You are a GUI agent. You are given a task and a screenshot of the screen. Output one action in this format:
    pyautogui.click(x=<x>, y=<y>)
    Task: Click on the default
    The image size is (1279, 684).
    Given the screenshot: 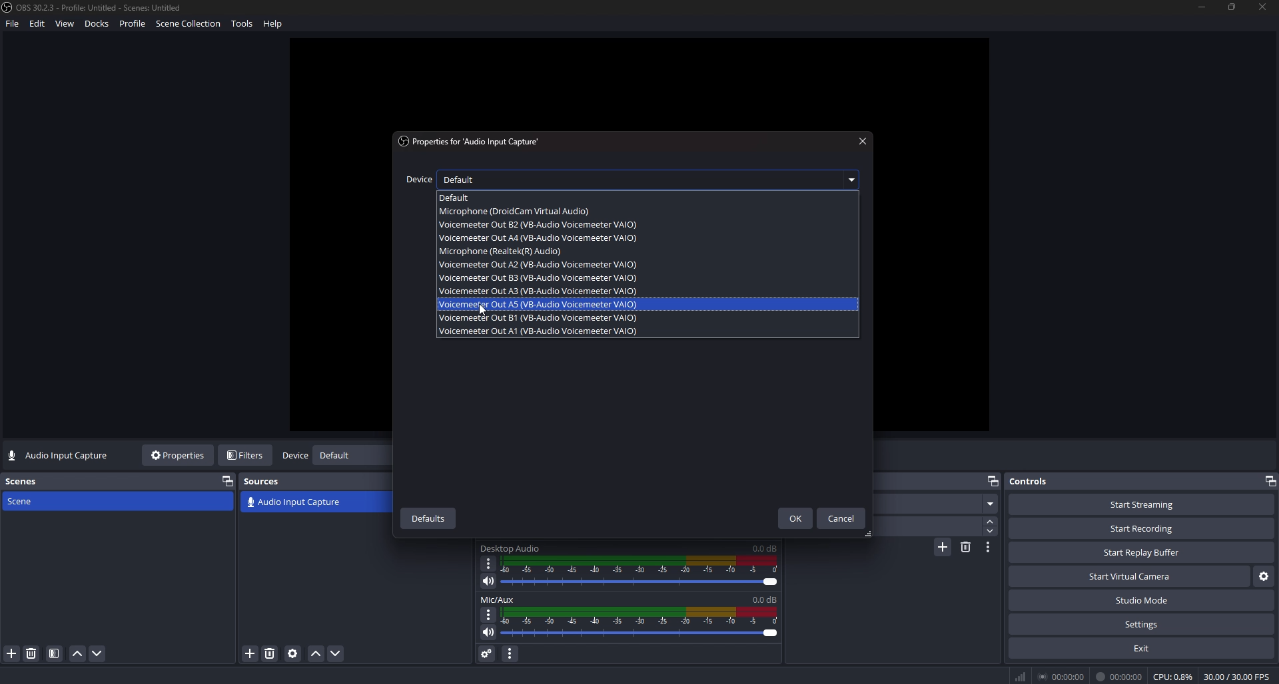 What is the action you would take?
    pyautogui.click(x=470, y=196)
    